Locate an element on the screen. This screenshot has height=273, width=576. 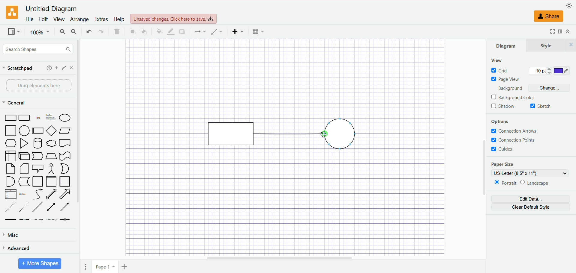
zoom in is located at coordinates (62, 32).